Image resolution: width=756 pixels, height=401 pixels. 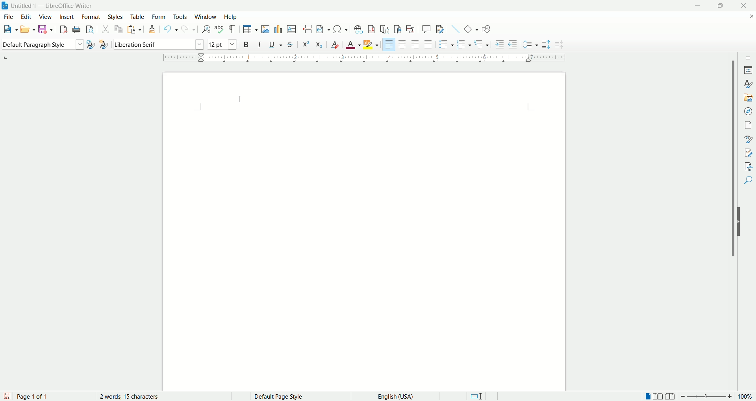 What do you see at coordinates (296, 395) in the screenshot?
I see `page style` at bounding box center [296, 395].